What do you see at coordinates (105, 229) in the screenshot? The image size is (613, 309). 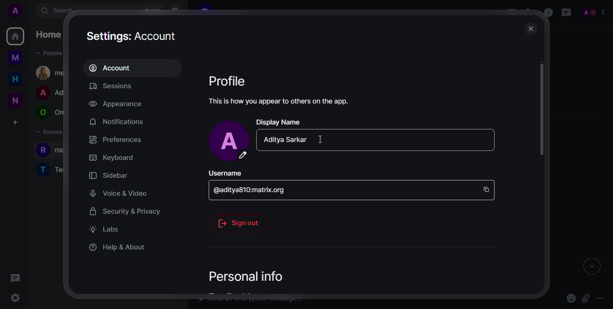 I see `labs` at bounding box center [105, 229].